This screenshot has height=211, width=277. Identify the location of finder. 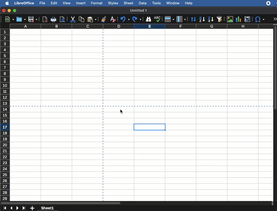
(149, 19).